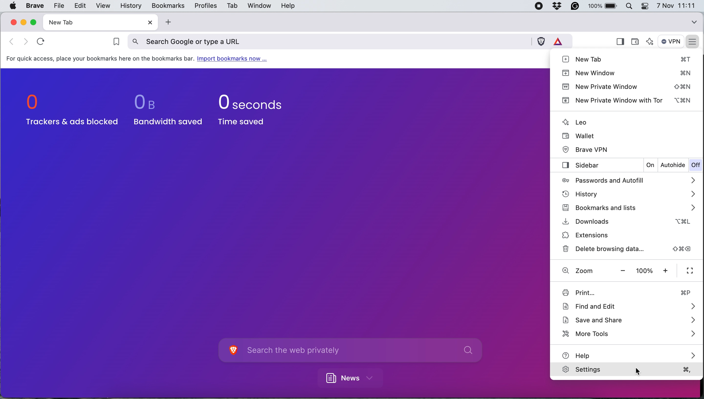 Image resolution: width=704 pixels, height=399 pixels. Describe the element at coordinates (628, 59) in the screenshot. I see `new tab` at that location.